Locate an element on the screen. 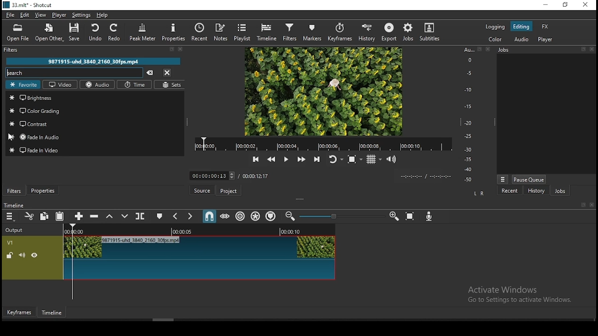 The height and width of the screenshot is (336, 598). ripple markers is located at coordinates (255, 216).